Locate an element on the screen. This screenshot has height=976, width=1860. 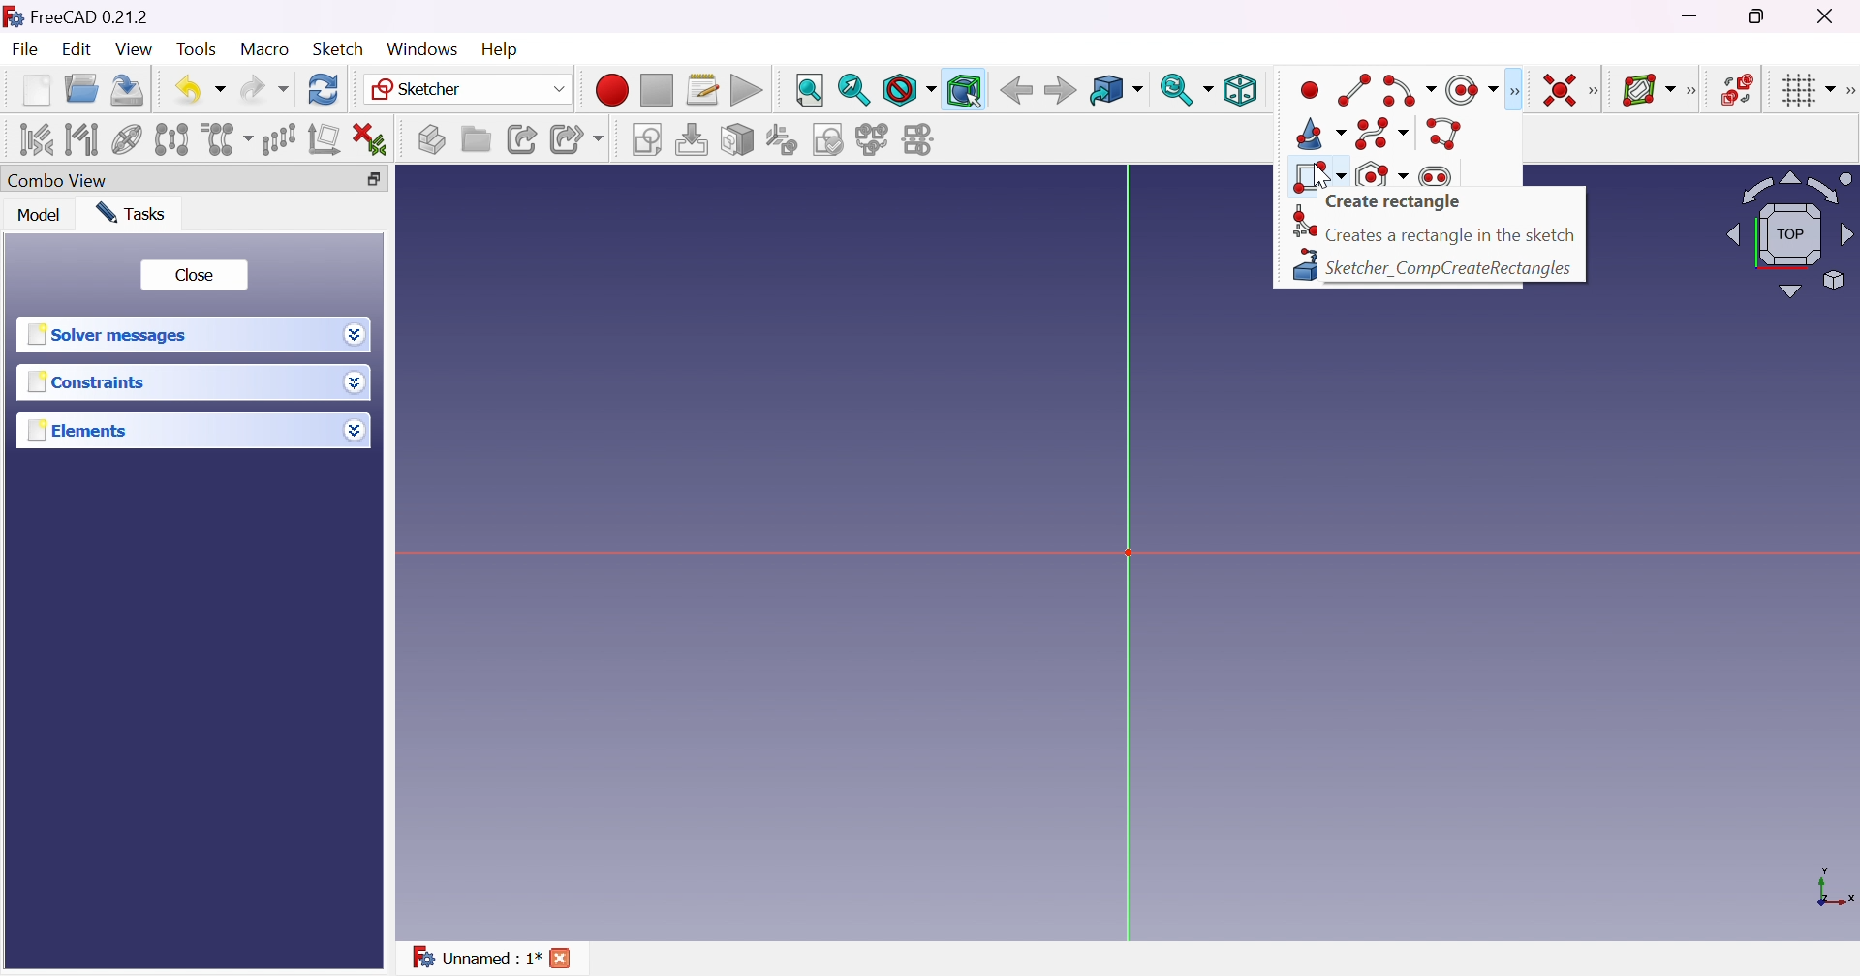
Sketcher is located at coordinates (471, 87).